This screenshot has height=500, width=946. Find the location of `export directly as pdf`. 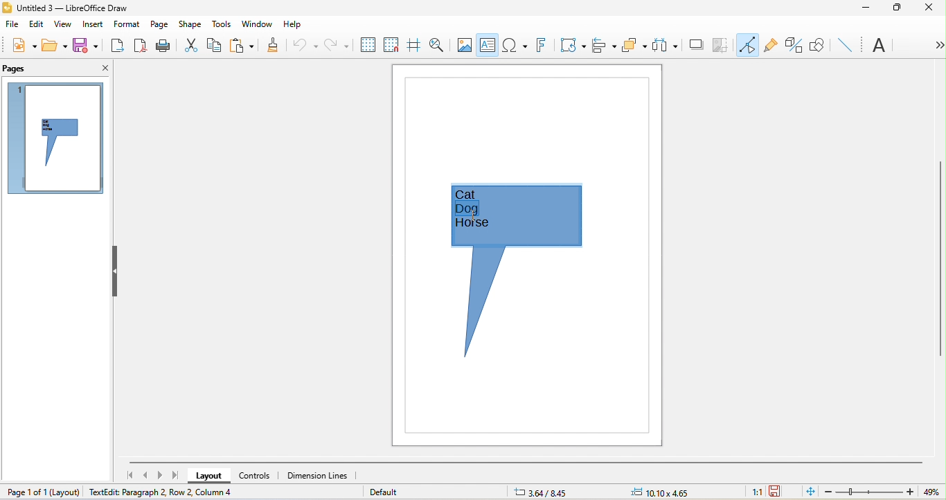

export directly as pdf is located at coordinates (141, 47).